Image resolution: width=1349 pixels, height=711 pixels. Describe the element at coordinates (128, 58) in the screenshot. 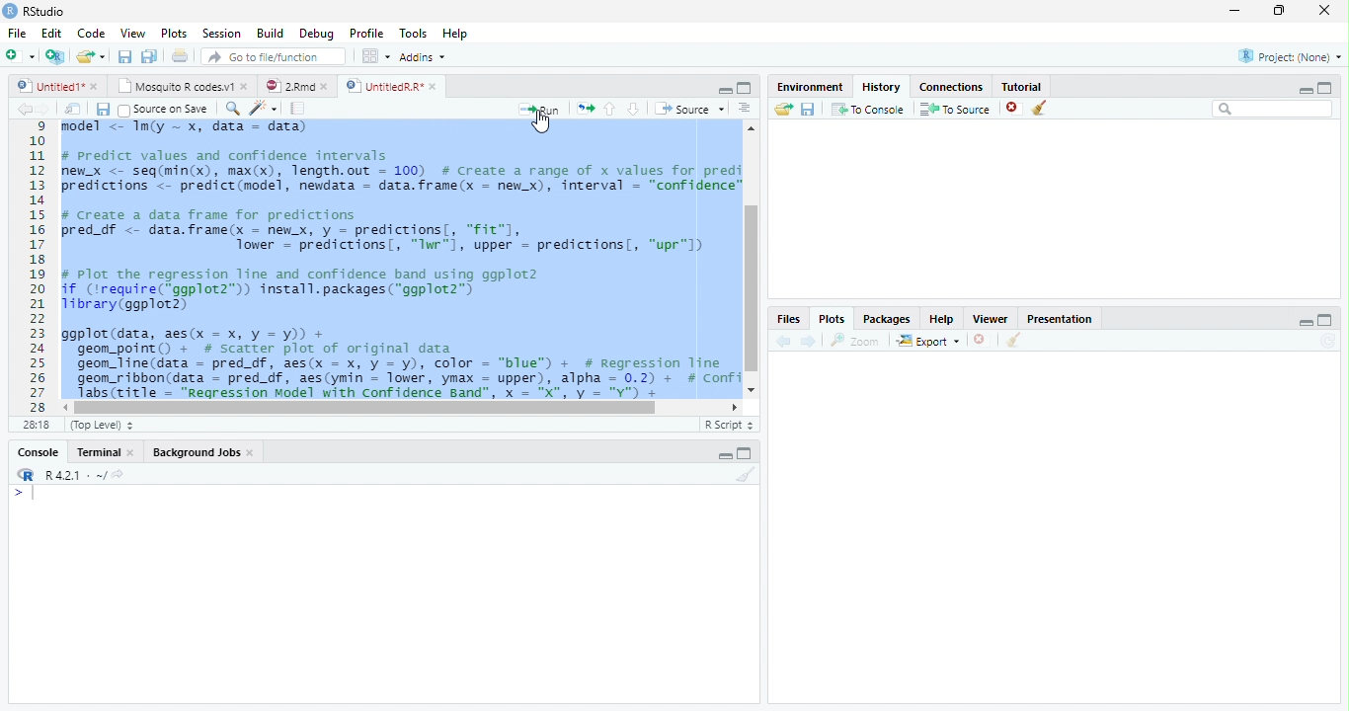

I see `Save ` at that location.